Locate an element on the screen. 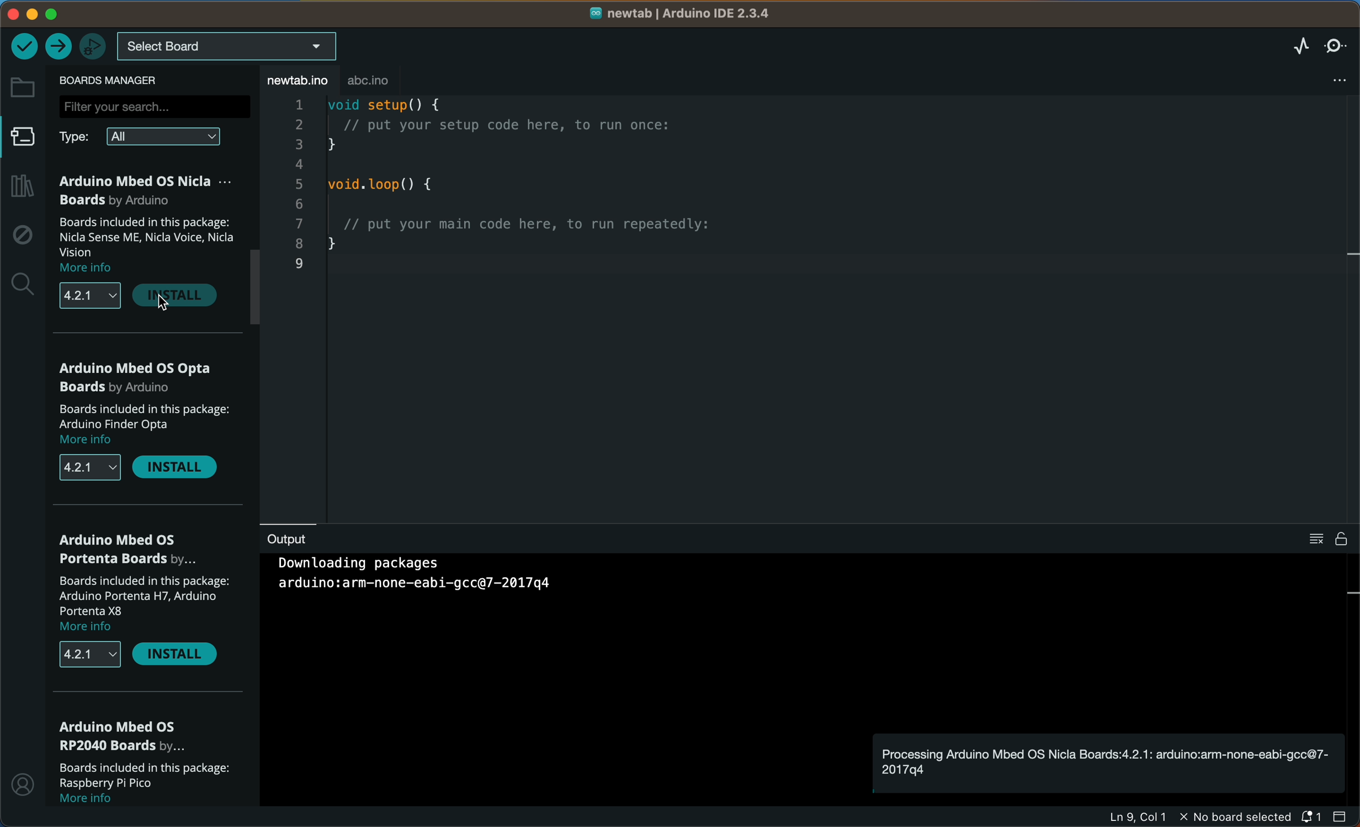 This screenshot has height=827, width=1360. type filter is located at coordinates (78, 138).